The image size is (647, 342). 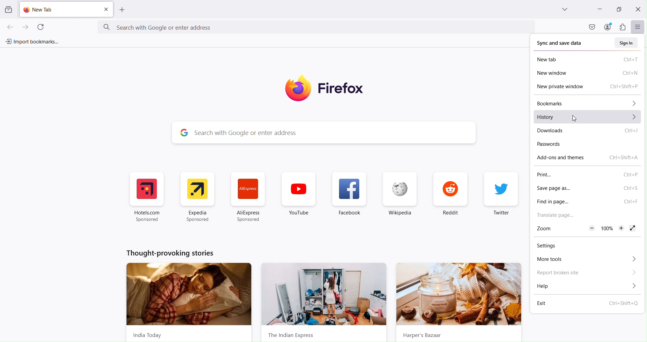 What do you see at coordinates (590, 87) in the screenshot?
I see `New private window` at bounding box center [590, 87].